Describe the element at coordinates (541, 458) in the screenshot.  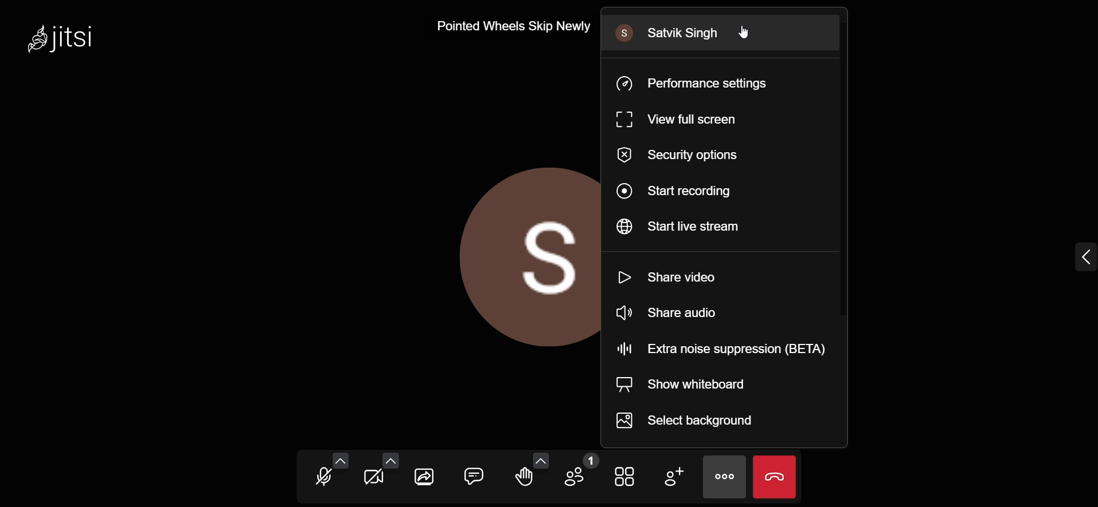
I see `more reaction setting` at that location.